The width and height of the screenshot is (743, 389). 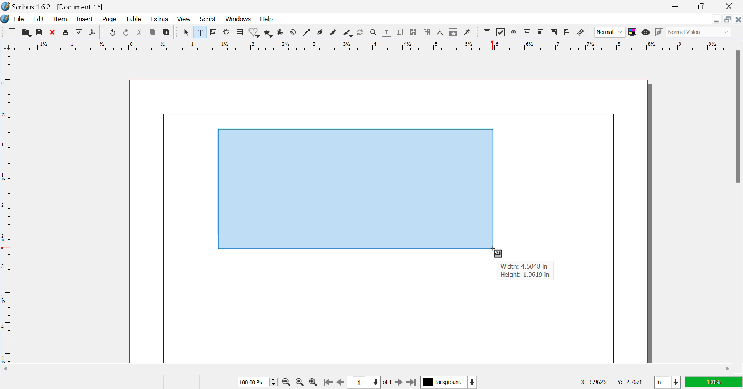 I want to click on Refresh, so click(x=361, y=33).